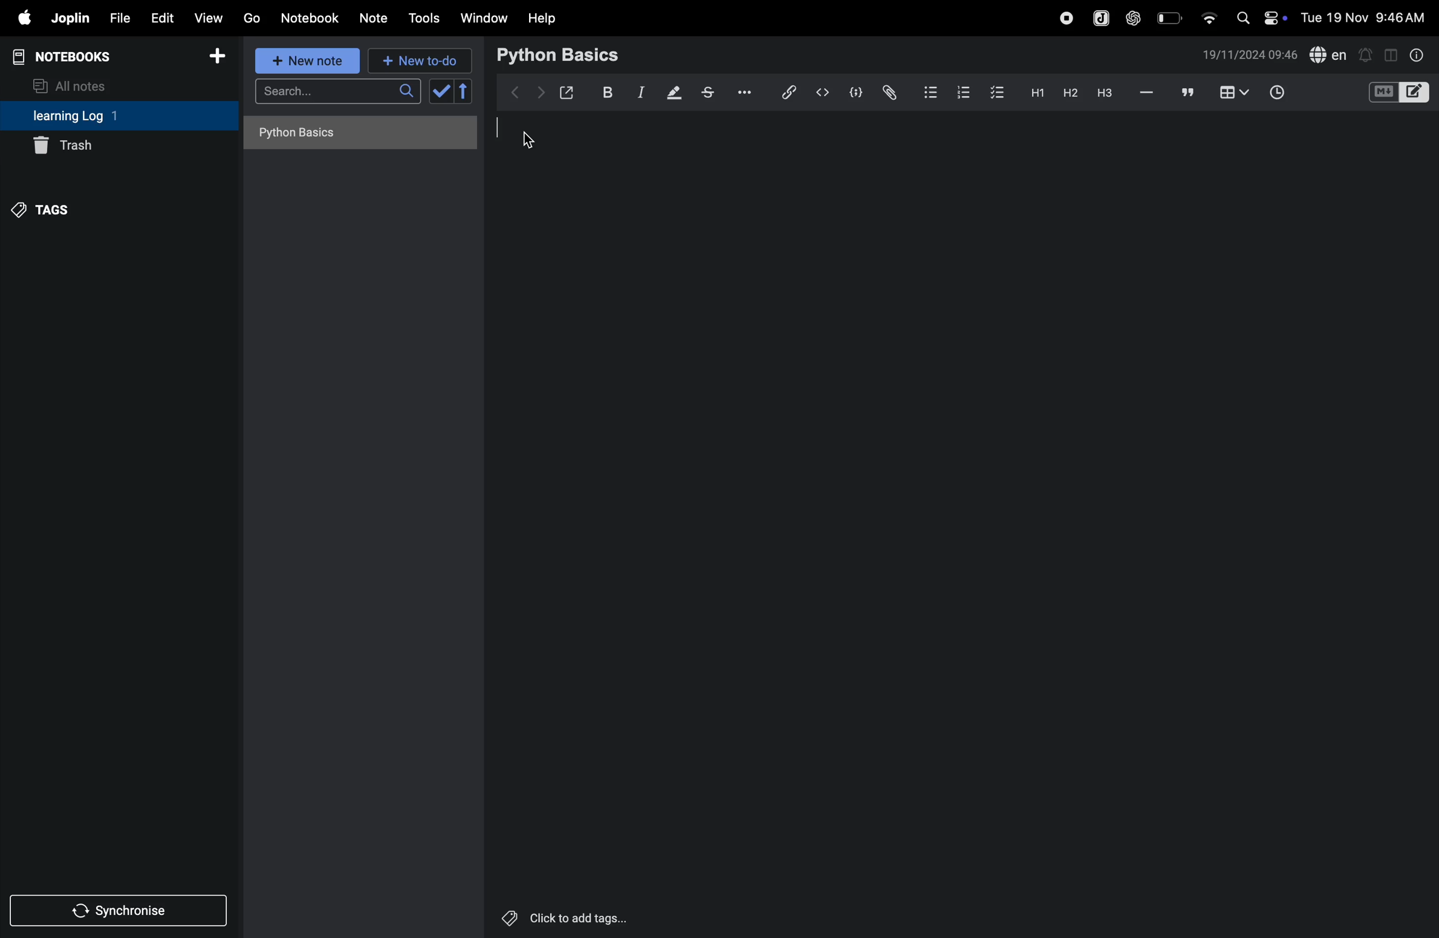  I want to click on h1, so click(1034, 92).